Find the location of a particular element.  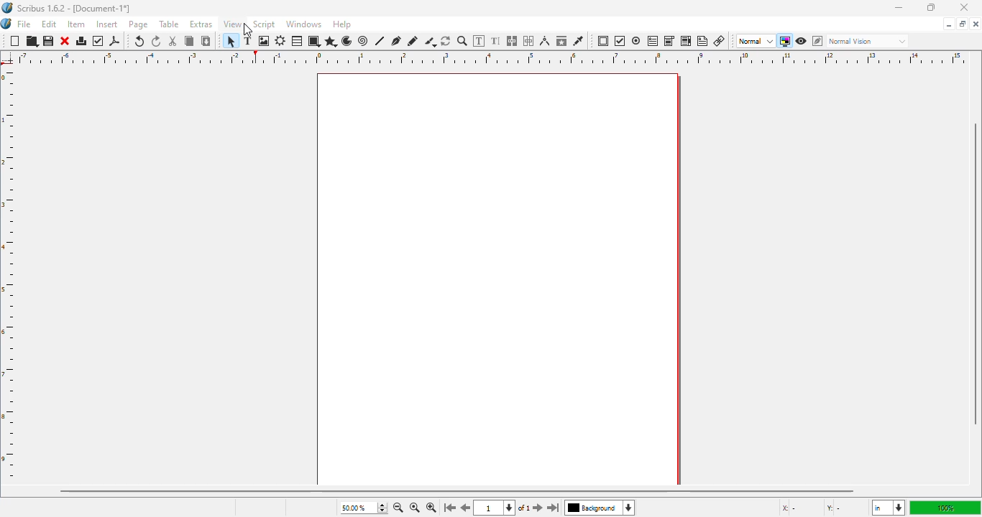

rotate item is located at coordinates (446, 41).